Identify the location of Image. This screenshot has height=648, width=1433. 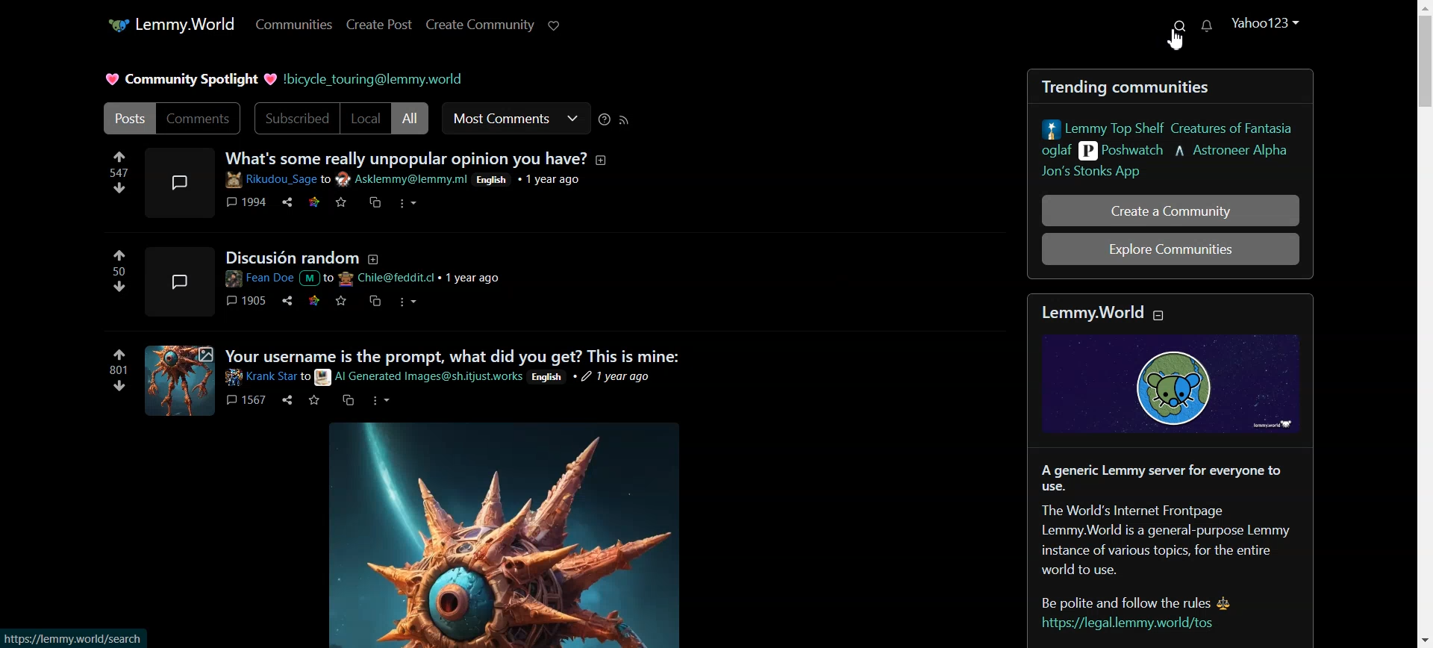
(502, 535).